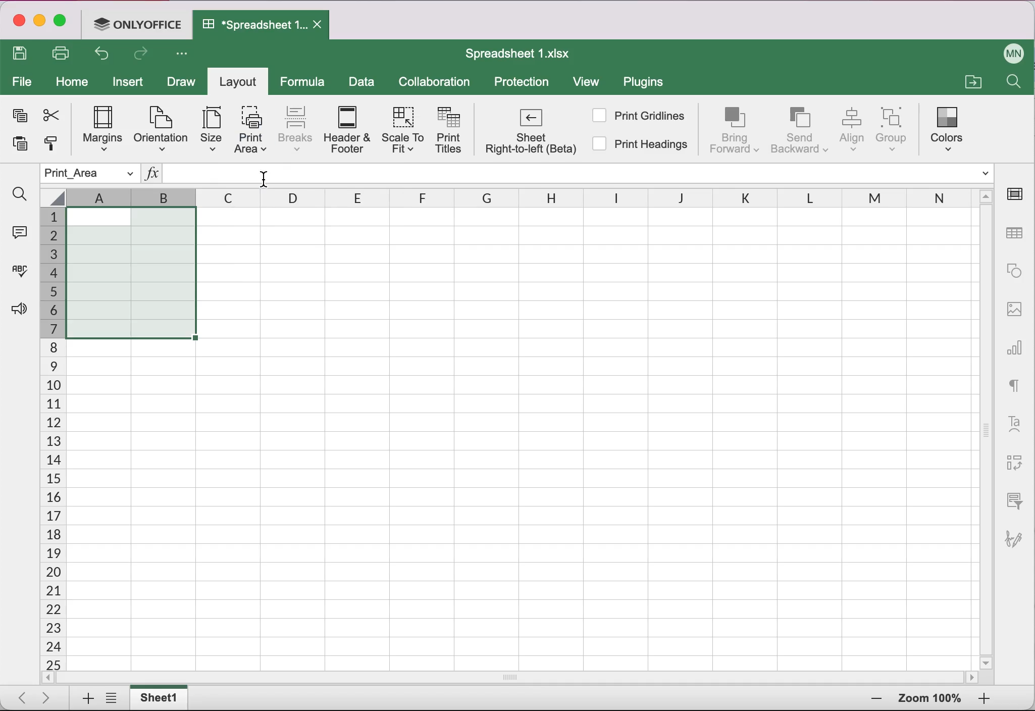 This screenshot has width=1035, height=711. I want to click on table, so click(1016, 234).